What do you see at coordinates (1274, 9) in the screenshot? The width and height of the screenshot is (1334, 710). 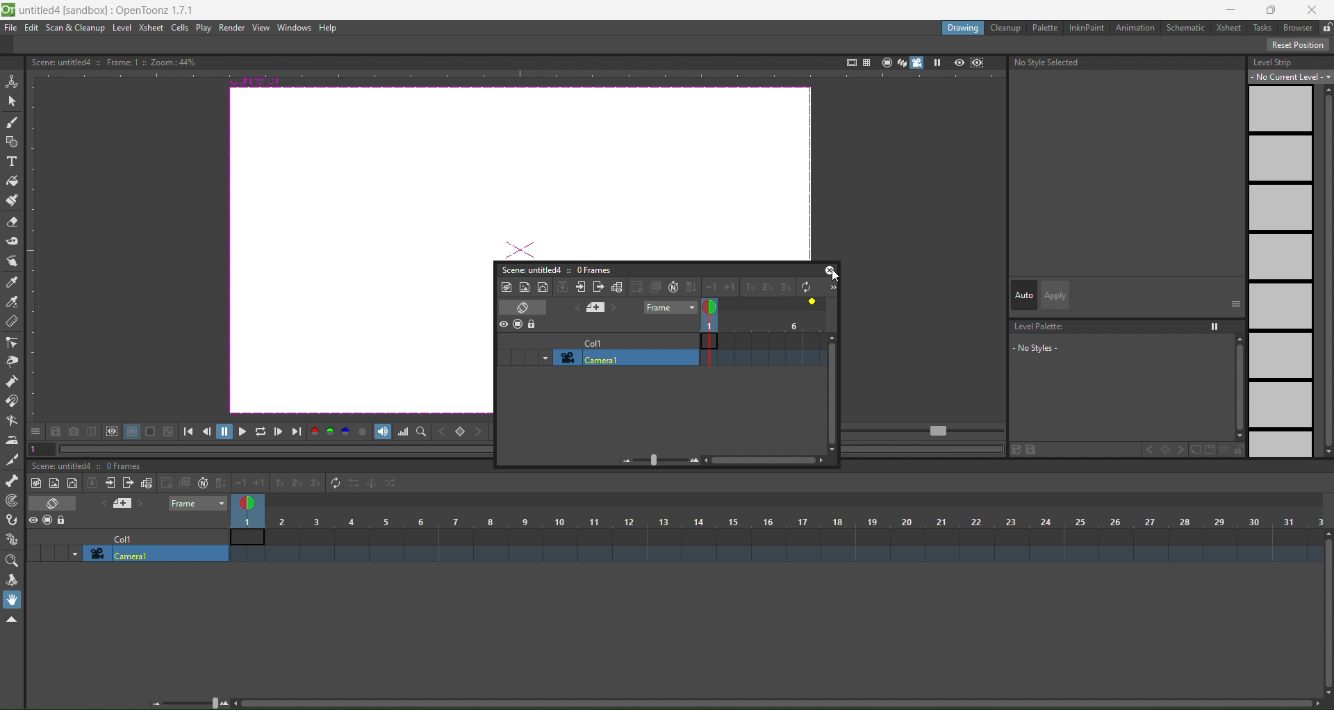 I see `maximize` at bounding box center [1274, 9].